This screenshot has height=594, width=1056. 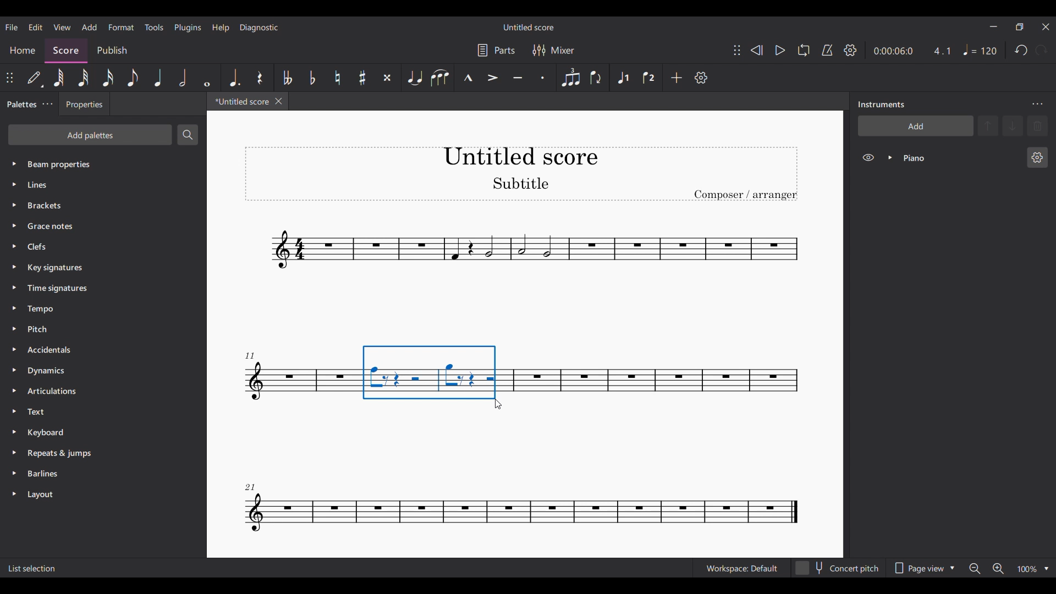 What do you see at coordinates (32, 568) in the screenshot?
I see `Description of current selection` at bounding box center [32, 568].